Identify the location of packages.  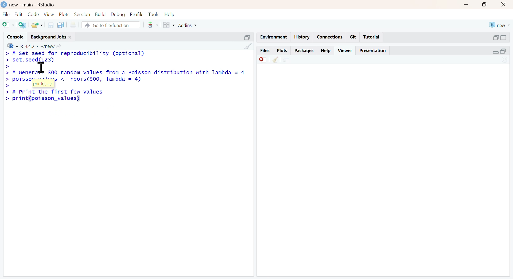
(304, 51).